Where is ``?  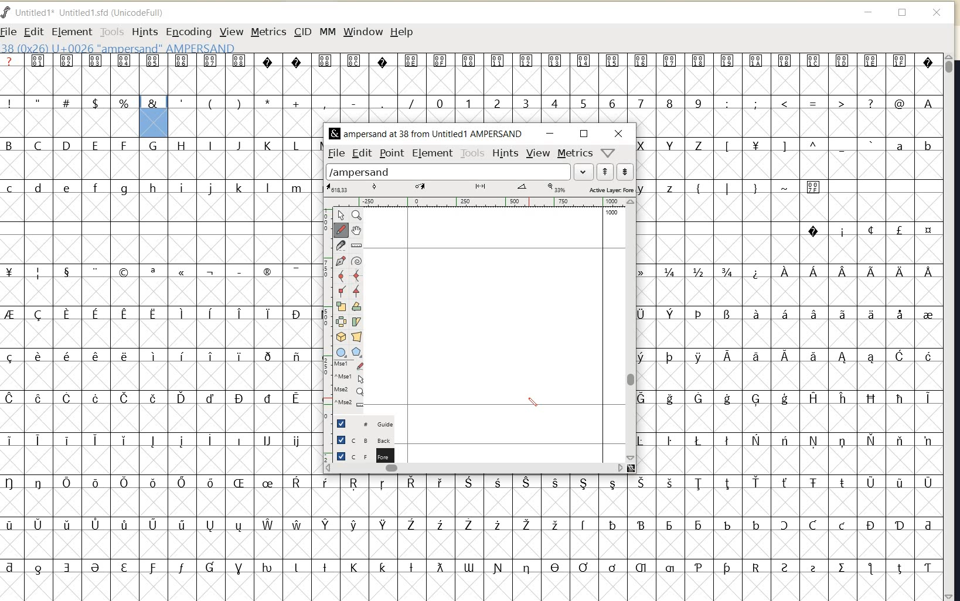
 is located at coordinates (342, 353).